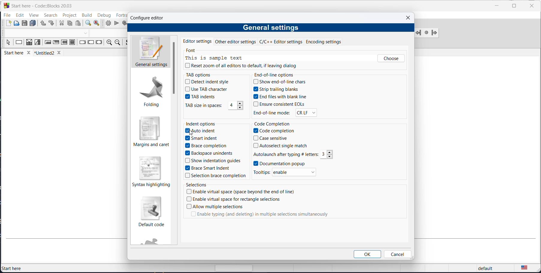 This screenshot has height=273, width=541. What do you see at coordinates (86, 14) in the screenshot?
I see `Build` at bounding box center [86, 14].